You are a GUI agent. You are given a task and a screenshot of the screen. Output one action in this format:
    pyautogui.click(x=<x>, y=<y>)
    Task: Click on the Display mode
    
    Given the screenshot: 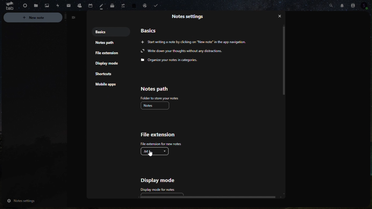 What is the action you would take?
    pyautogui.click(x=109, y=64)
    